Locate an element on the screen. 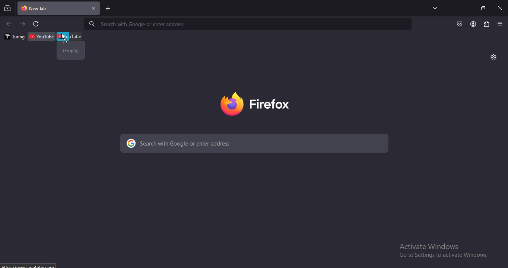 This screenshot has width=508, height=268. search all recent and current tabs is located at coordinates (8, 9).